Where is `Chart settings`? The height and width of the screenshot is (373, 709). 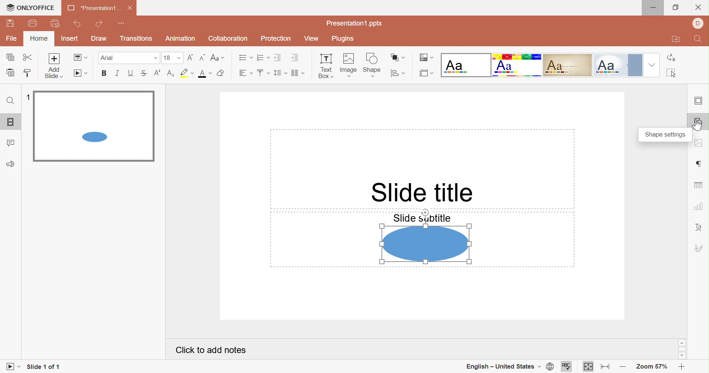
Chart settings is located at coordinates (698, 206).